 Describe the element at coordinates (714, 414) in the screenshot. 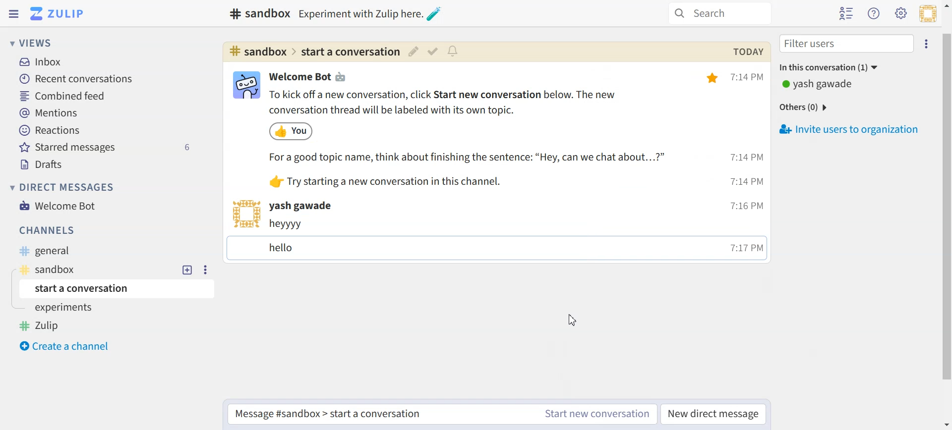

I see `New direct messages` at that location.